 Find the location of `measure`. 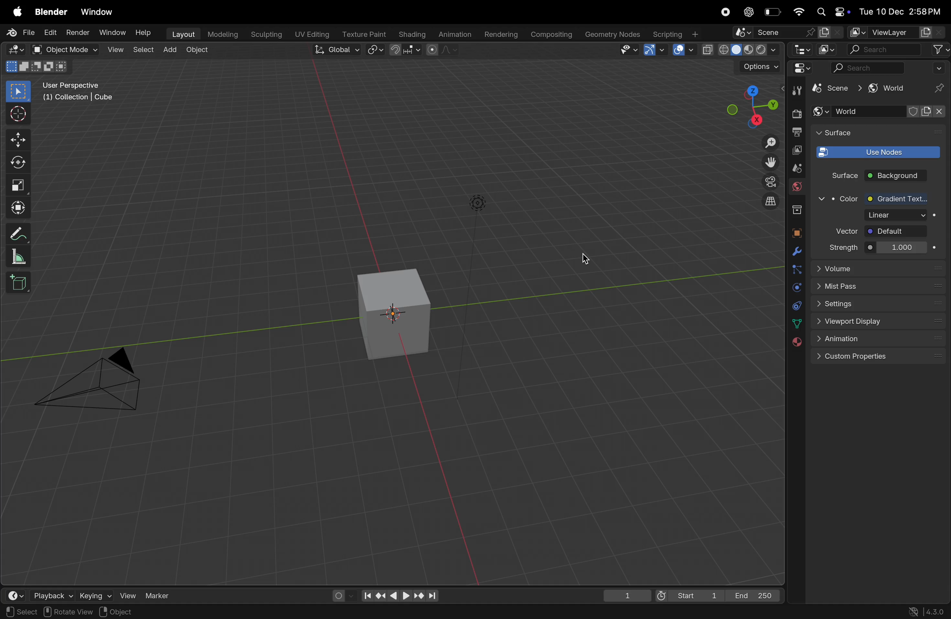

measure is located at coordinates (19, 256).